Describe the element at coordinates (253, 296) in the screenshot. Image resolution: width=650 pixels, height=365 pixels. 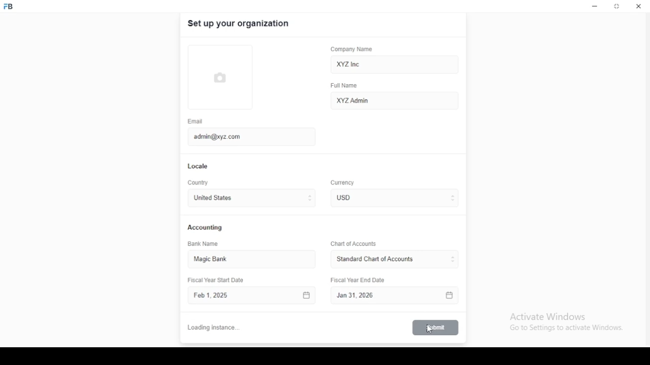
I see `Fiscal Year Start Date` at that location.